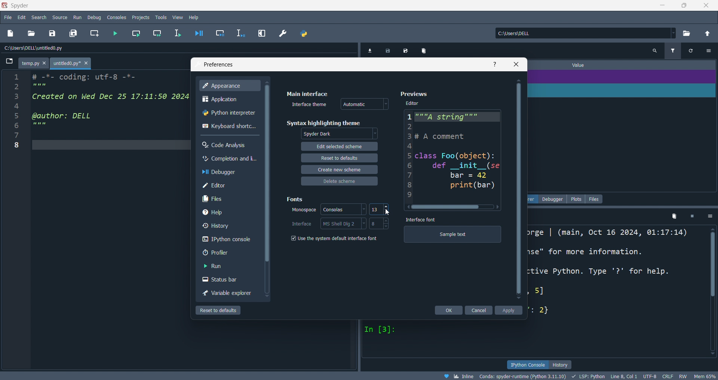 This screenshot has height=380, width=718. I want to click on debug line, so click(240, 33).